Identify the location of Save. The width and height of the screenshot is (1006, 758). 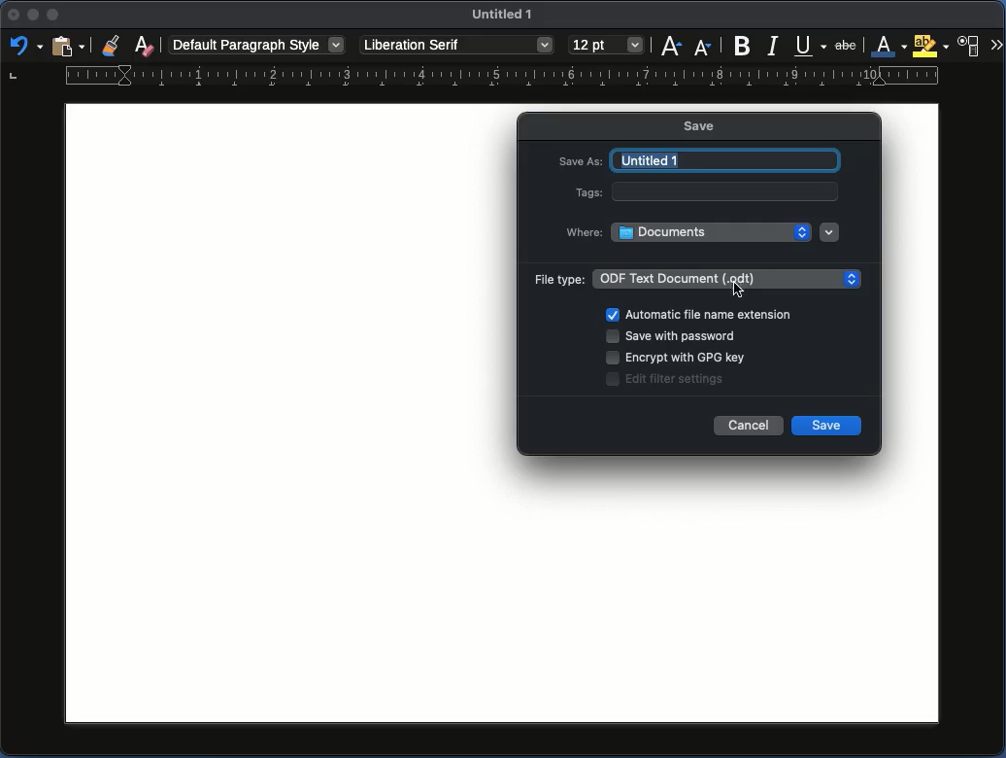
(828, 426).